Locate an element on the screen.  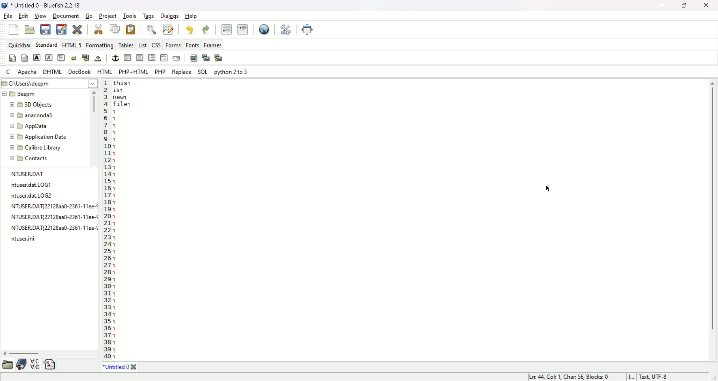
document name is located at coordinates (52, 5).